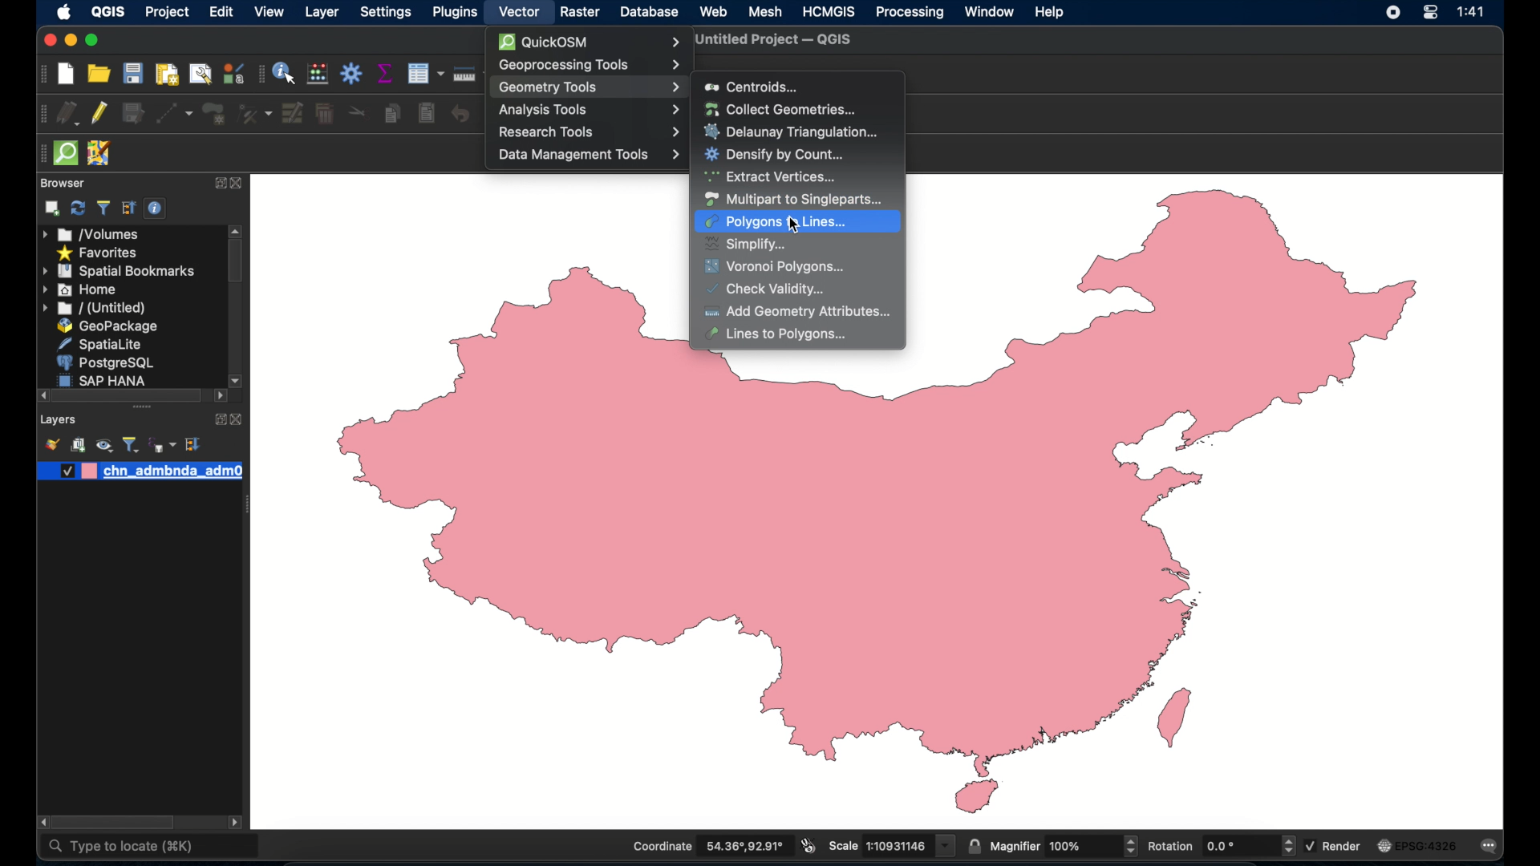 This screenshot has width=1540, height=866. I want to click on undo, so click(460, 114).